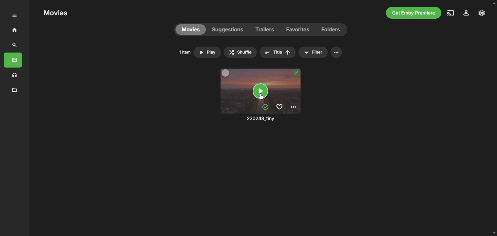 This screenshot has height=236, width=497. What do you see at coordinates (494, 119) in the screenshot?
I see `vertical scroll bar` at bounding box center [494, 119].